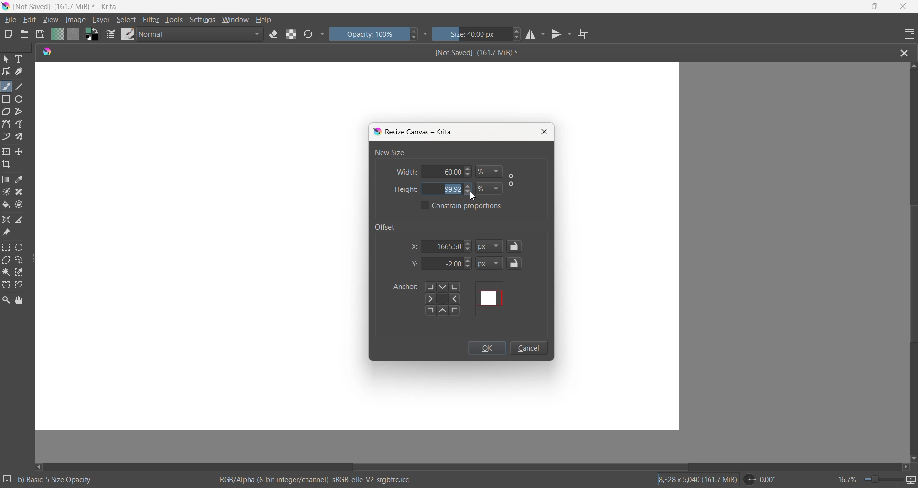 Image resolution: width=918 pixels, height=488 pixels. Describe the element at coordinates (490, 187) in the screenshot. I see `height value type` at that location.